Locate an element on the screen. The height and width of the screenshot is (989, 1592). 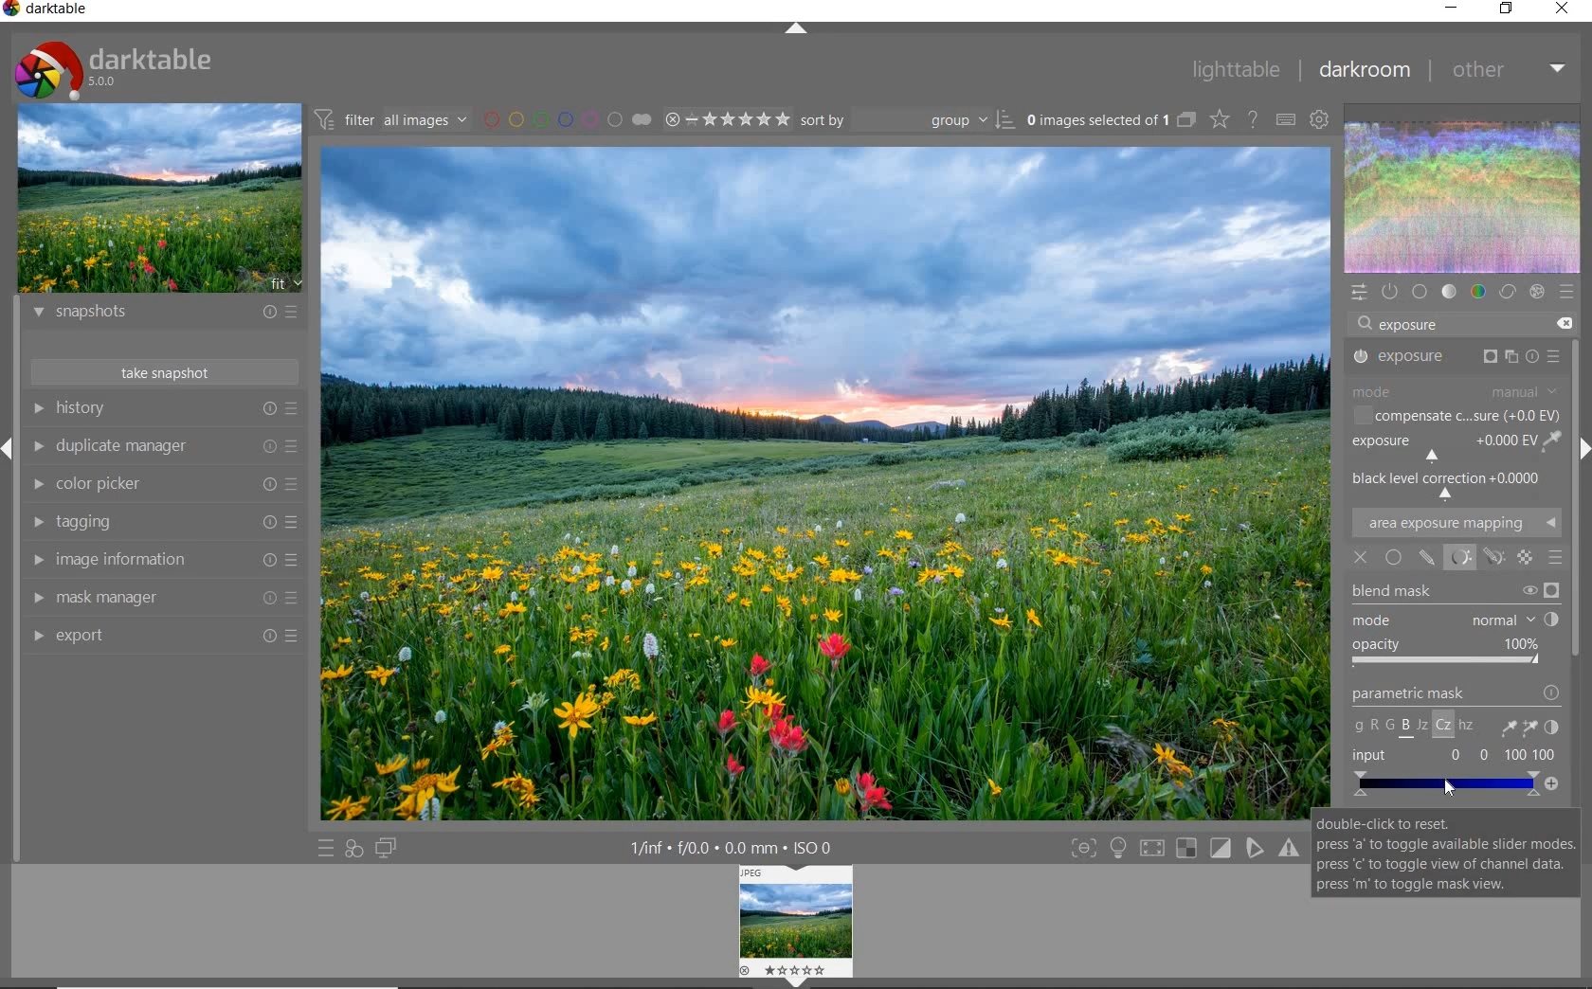
expand/collapse is located at coordinates (800, 32).